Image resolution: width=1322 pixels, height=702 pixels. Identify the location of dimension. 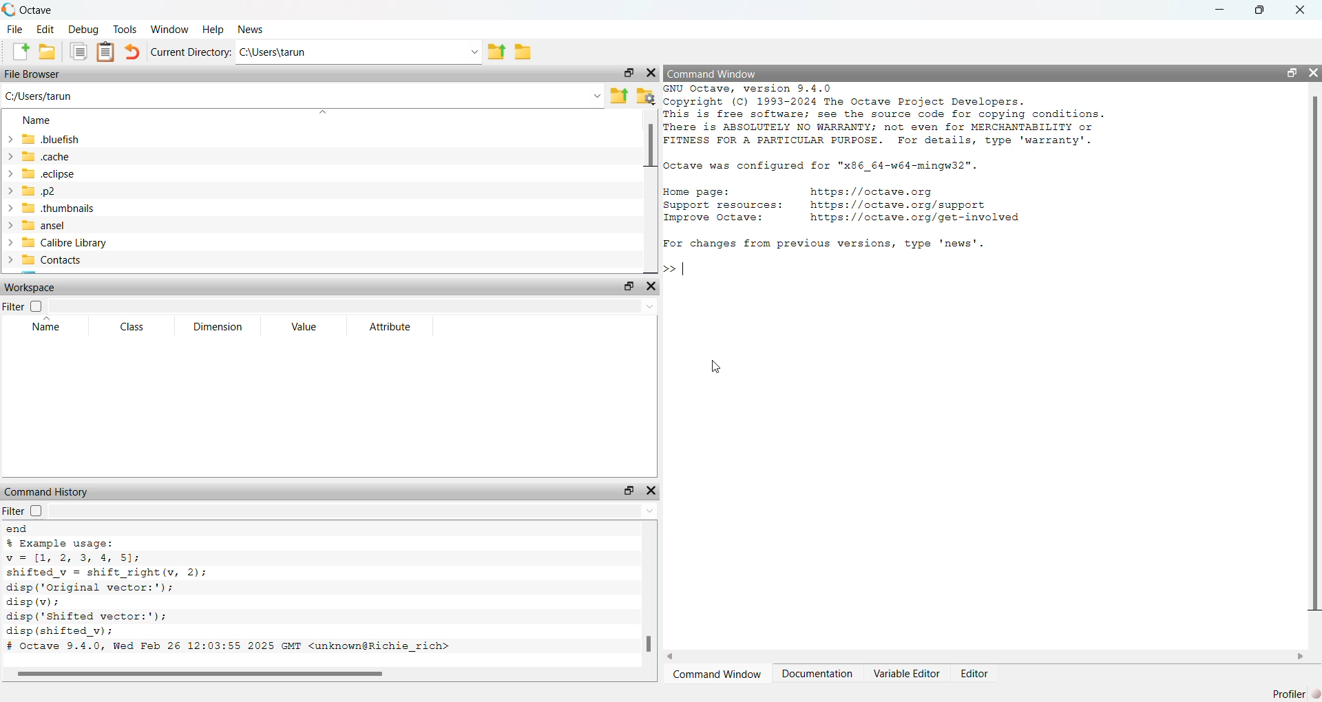
(218, 328).